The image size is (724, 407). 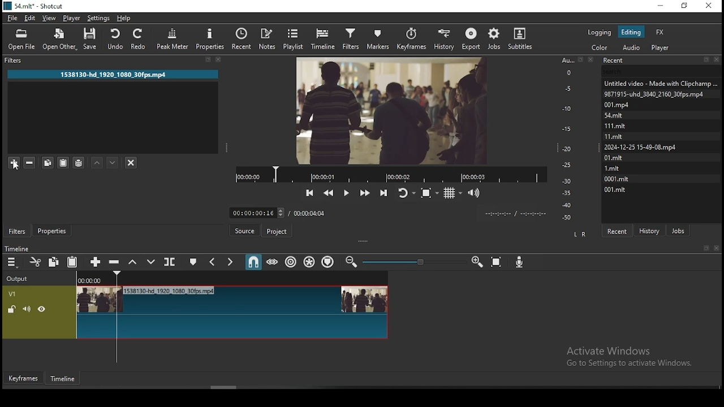 I want to click on cut, so click(x=33, y=263).